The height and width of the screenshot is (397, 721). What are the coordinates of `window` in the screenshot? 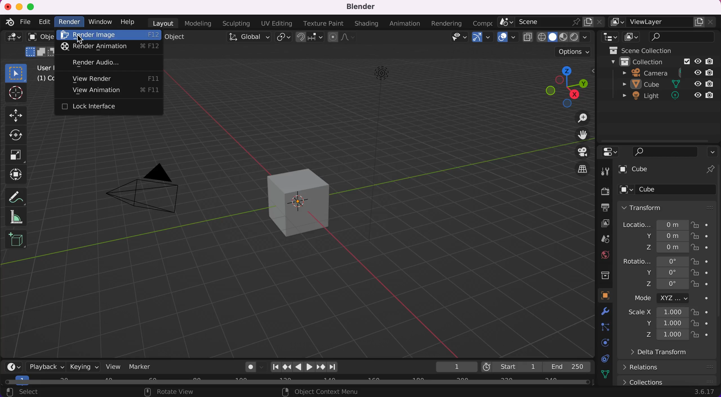 It's located at (100, 22).